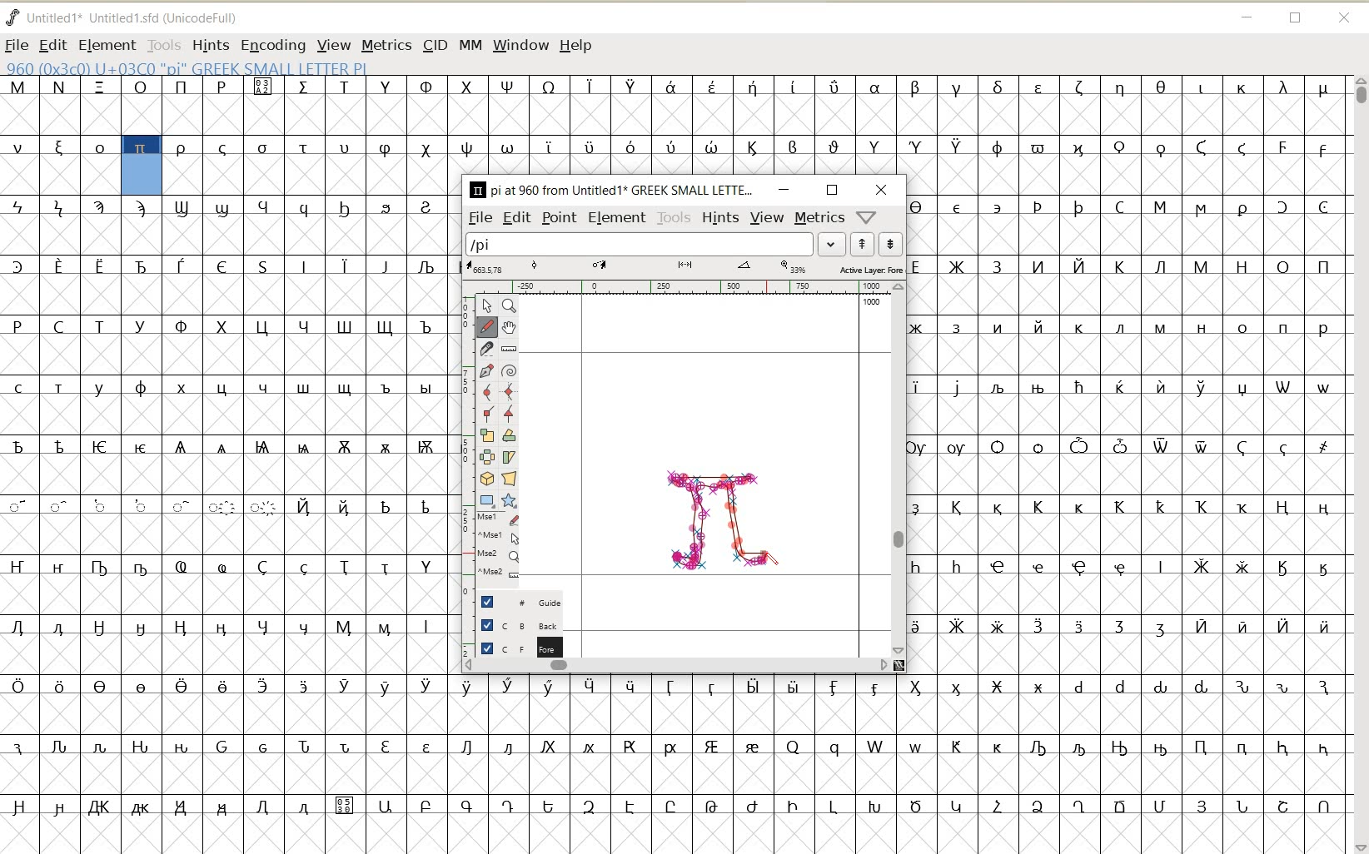  Describe the element at coordinates (209, 47) in the screenshot. I see `HINTS` at that location.